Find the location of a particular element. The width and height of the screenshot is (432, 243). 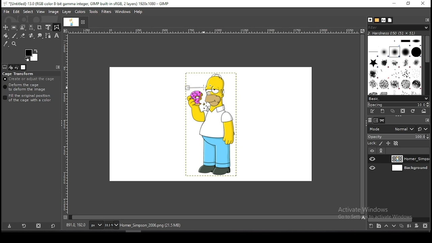

layer is located at coordinates (409, 159).